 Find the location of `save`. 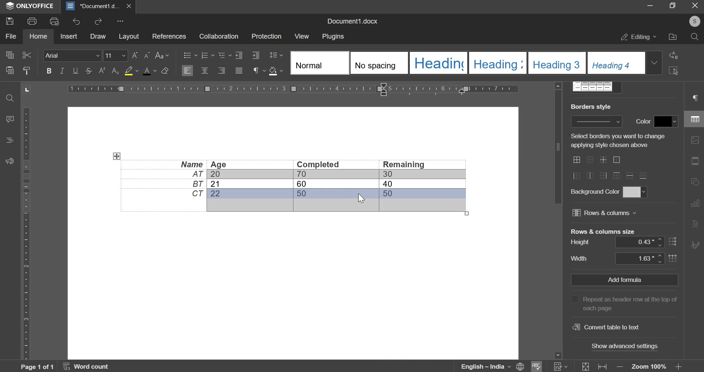

save is located at coordinates (9, 21).